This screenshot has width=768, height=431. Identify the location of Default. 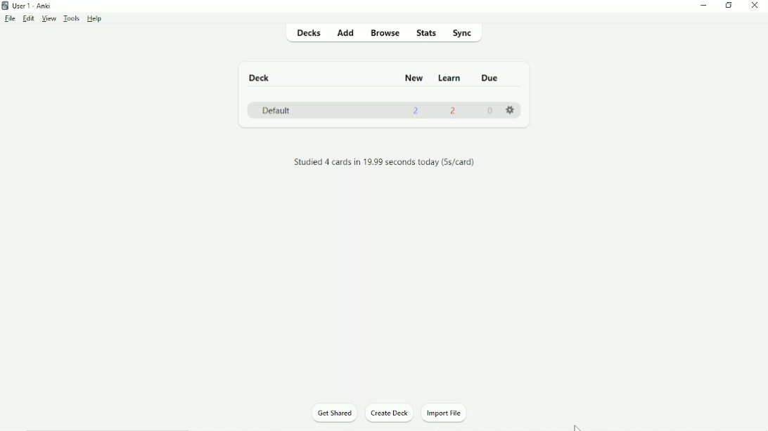
(276, 110).